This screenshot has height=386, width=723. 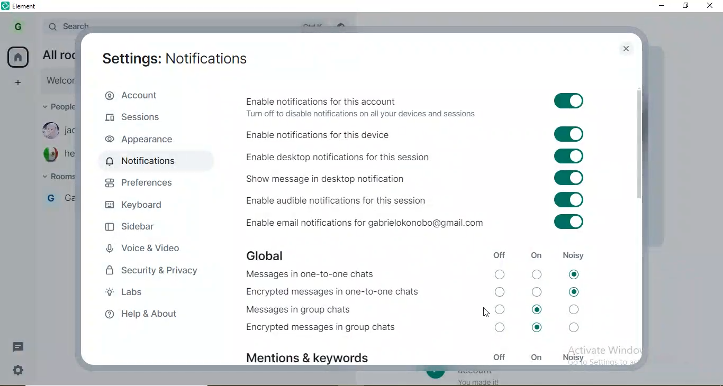 I want to click on toggle, so click(x=564, y=178).